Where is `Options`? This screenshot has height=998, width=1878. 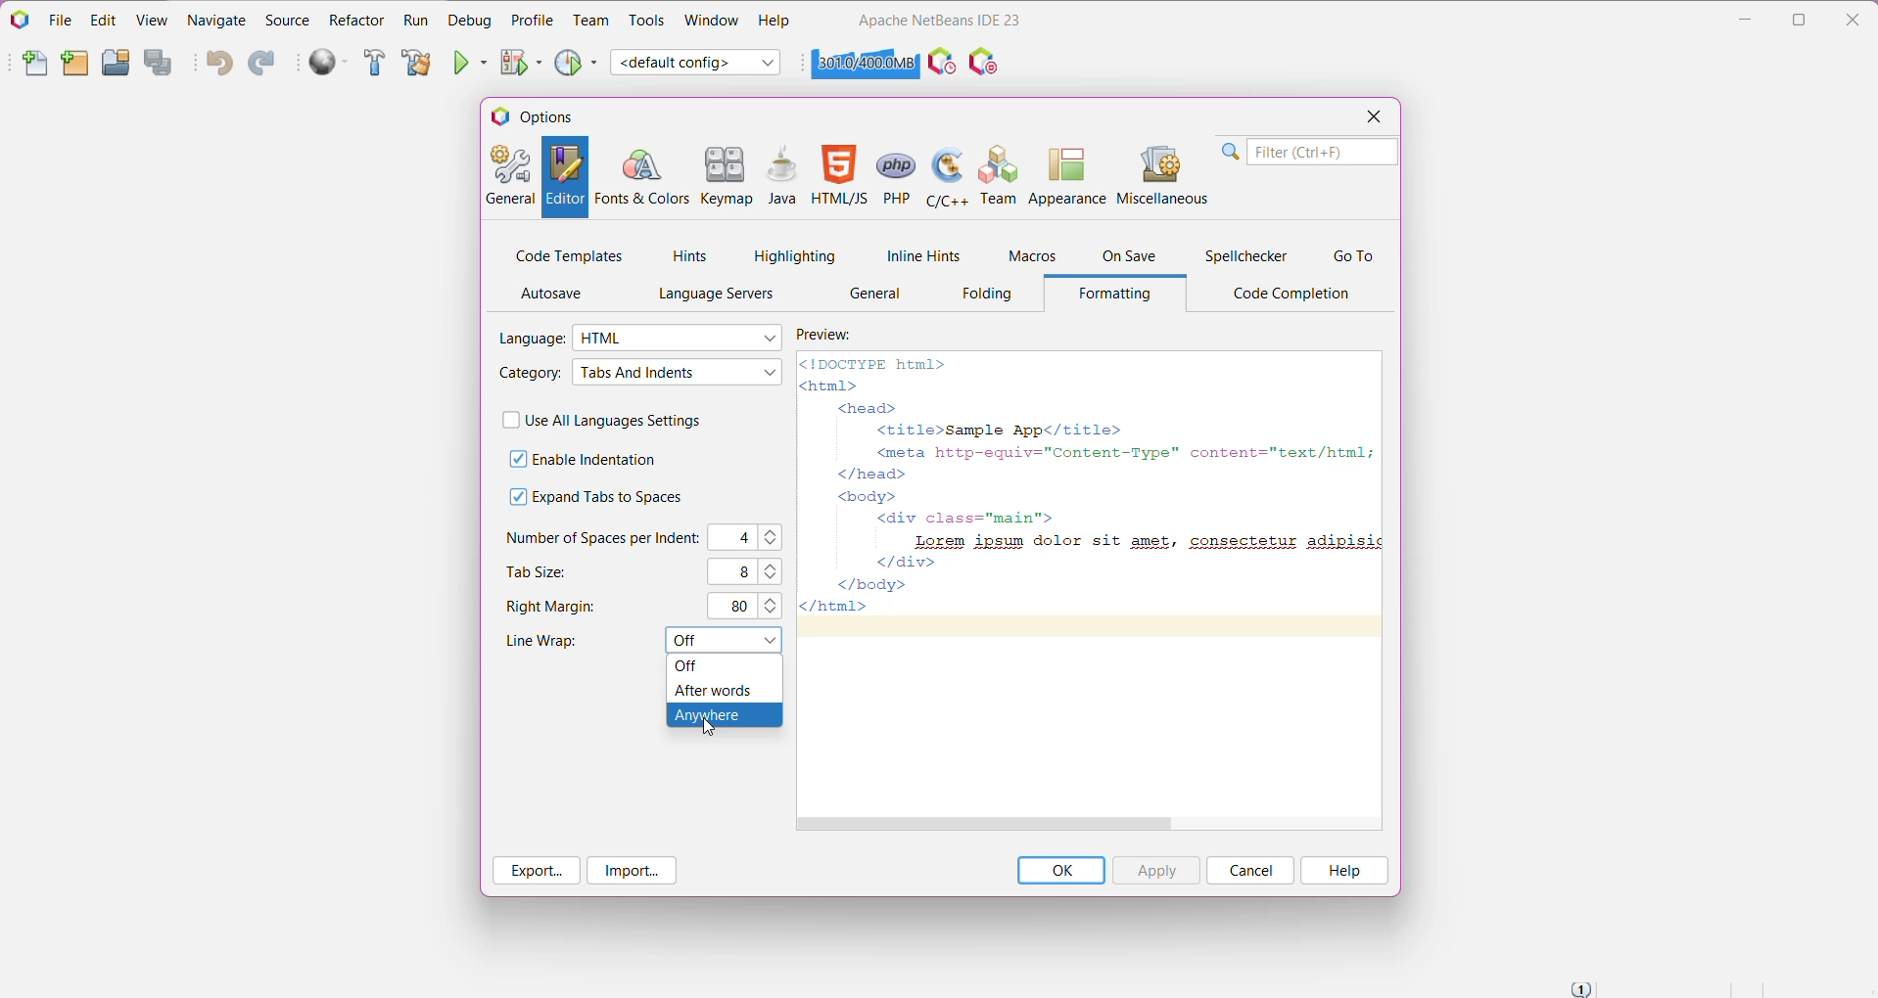 Options is located at coordinates (552, 116).